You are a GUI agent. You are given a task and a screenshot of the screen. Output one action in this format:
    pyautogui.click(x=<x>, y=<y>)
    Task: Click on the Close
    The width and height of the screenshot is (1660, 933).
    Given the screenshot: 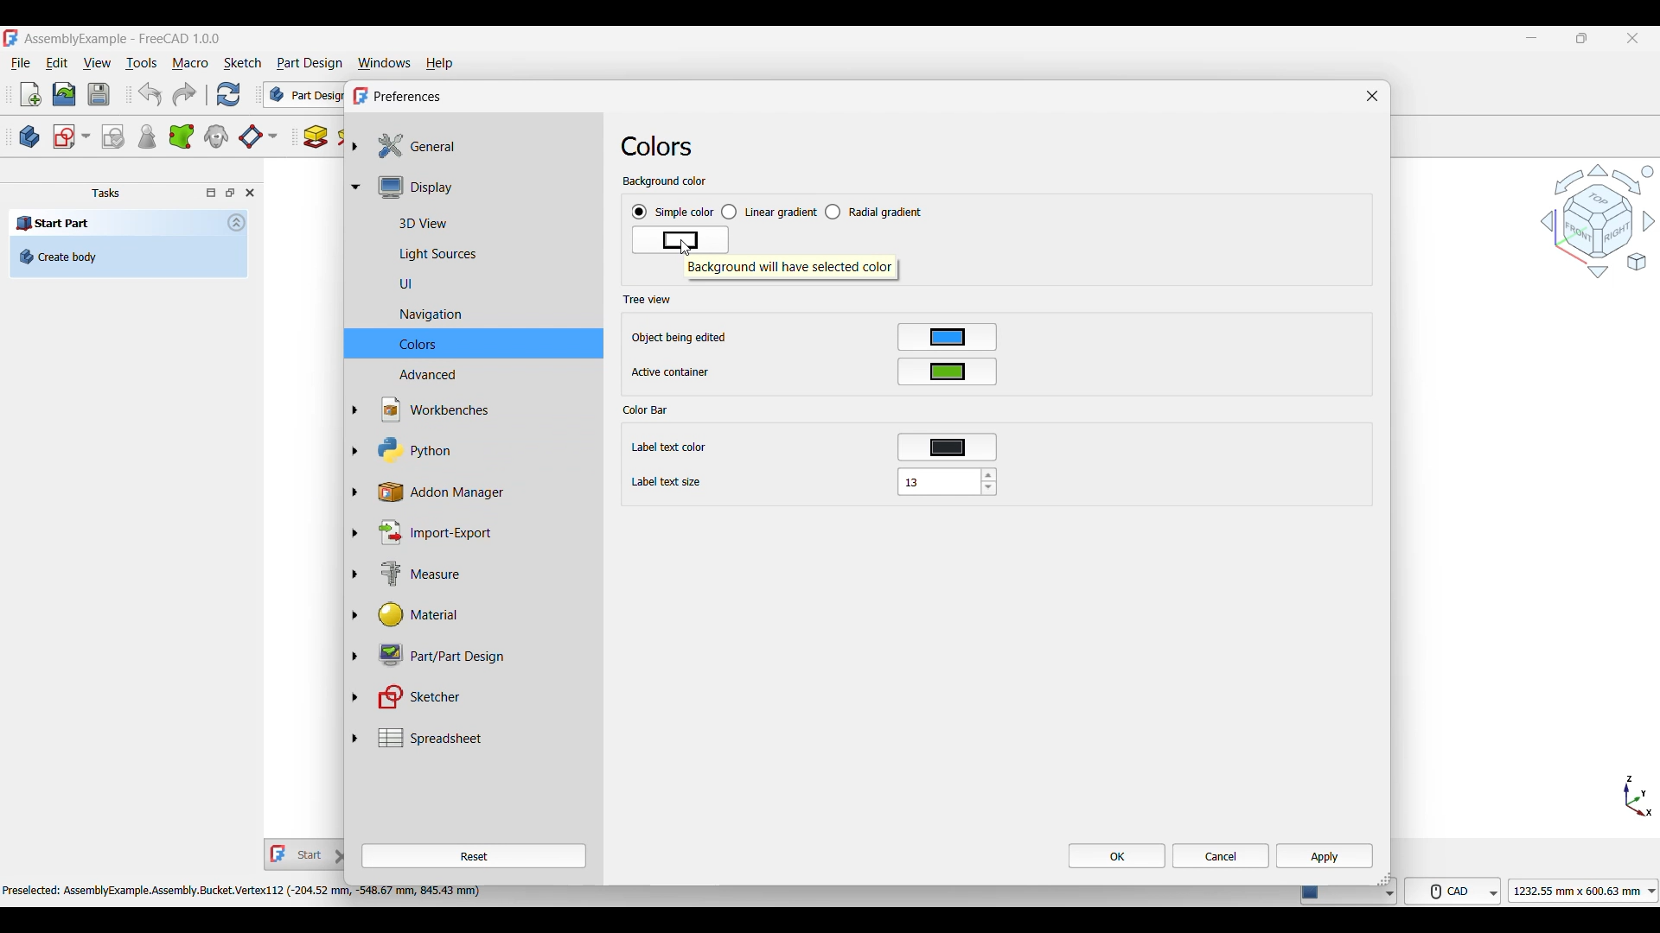 What is the action you would take?
    pyautogui.click(x=1372, y=96)
    